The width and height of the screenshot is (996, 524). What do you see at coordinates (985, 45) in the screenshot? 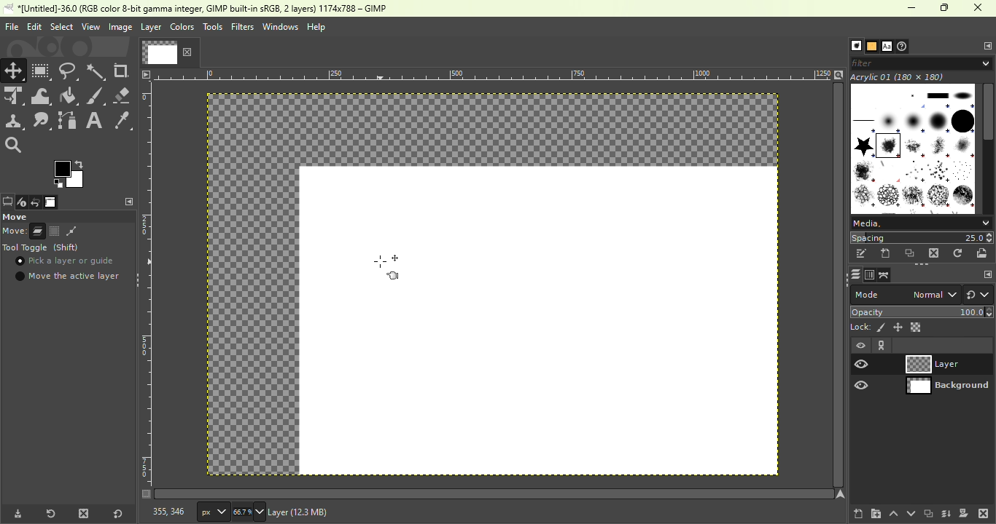
I see `Configure this tab` at bounding box center [985, 45].